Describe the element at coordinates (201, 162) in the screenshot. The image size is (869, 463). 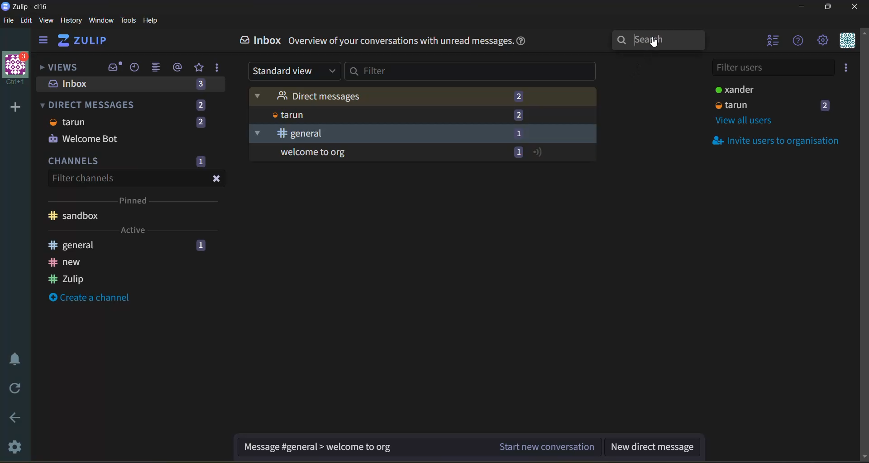
I see `1` at that location.